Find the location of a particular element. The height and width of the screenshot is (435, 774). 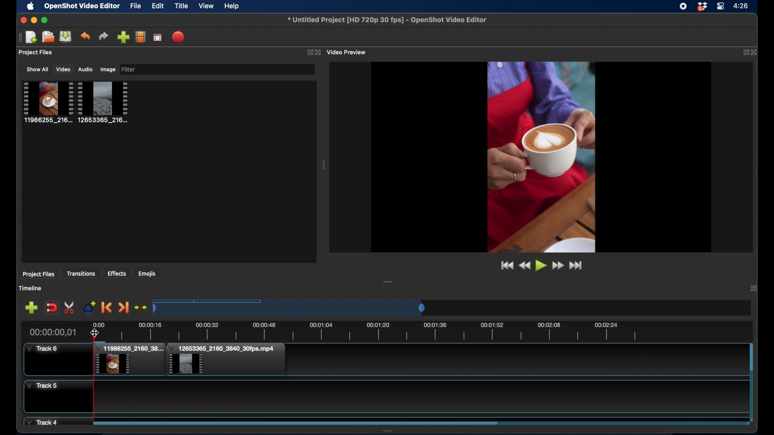

add marker is located at coordinates (31, 307).